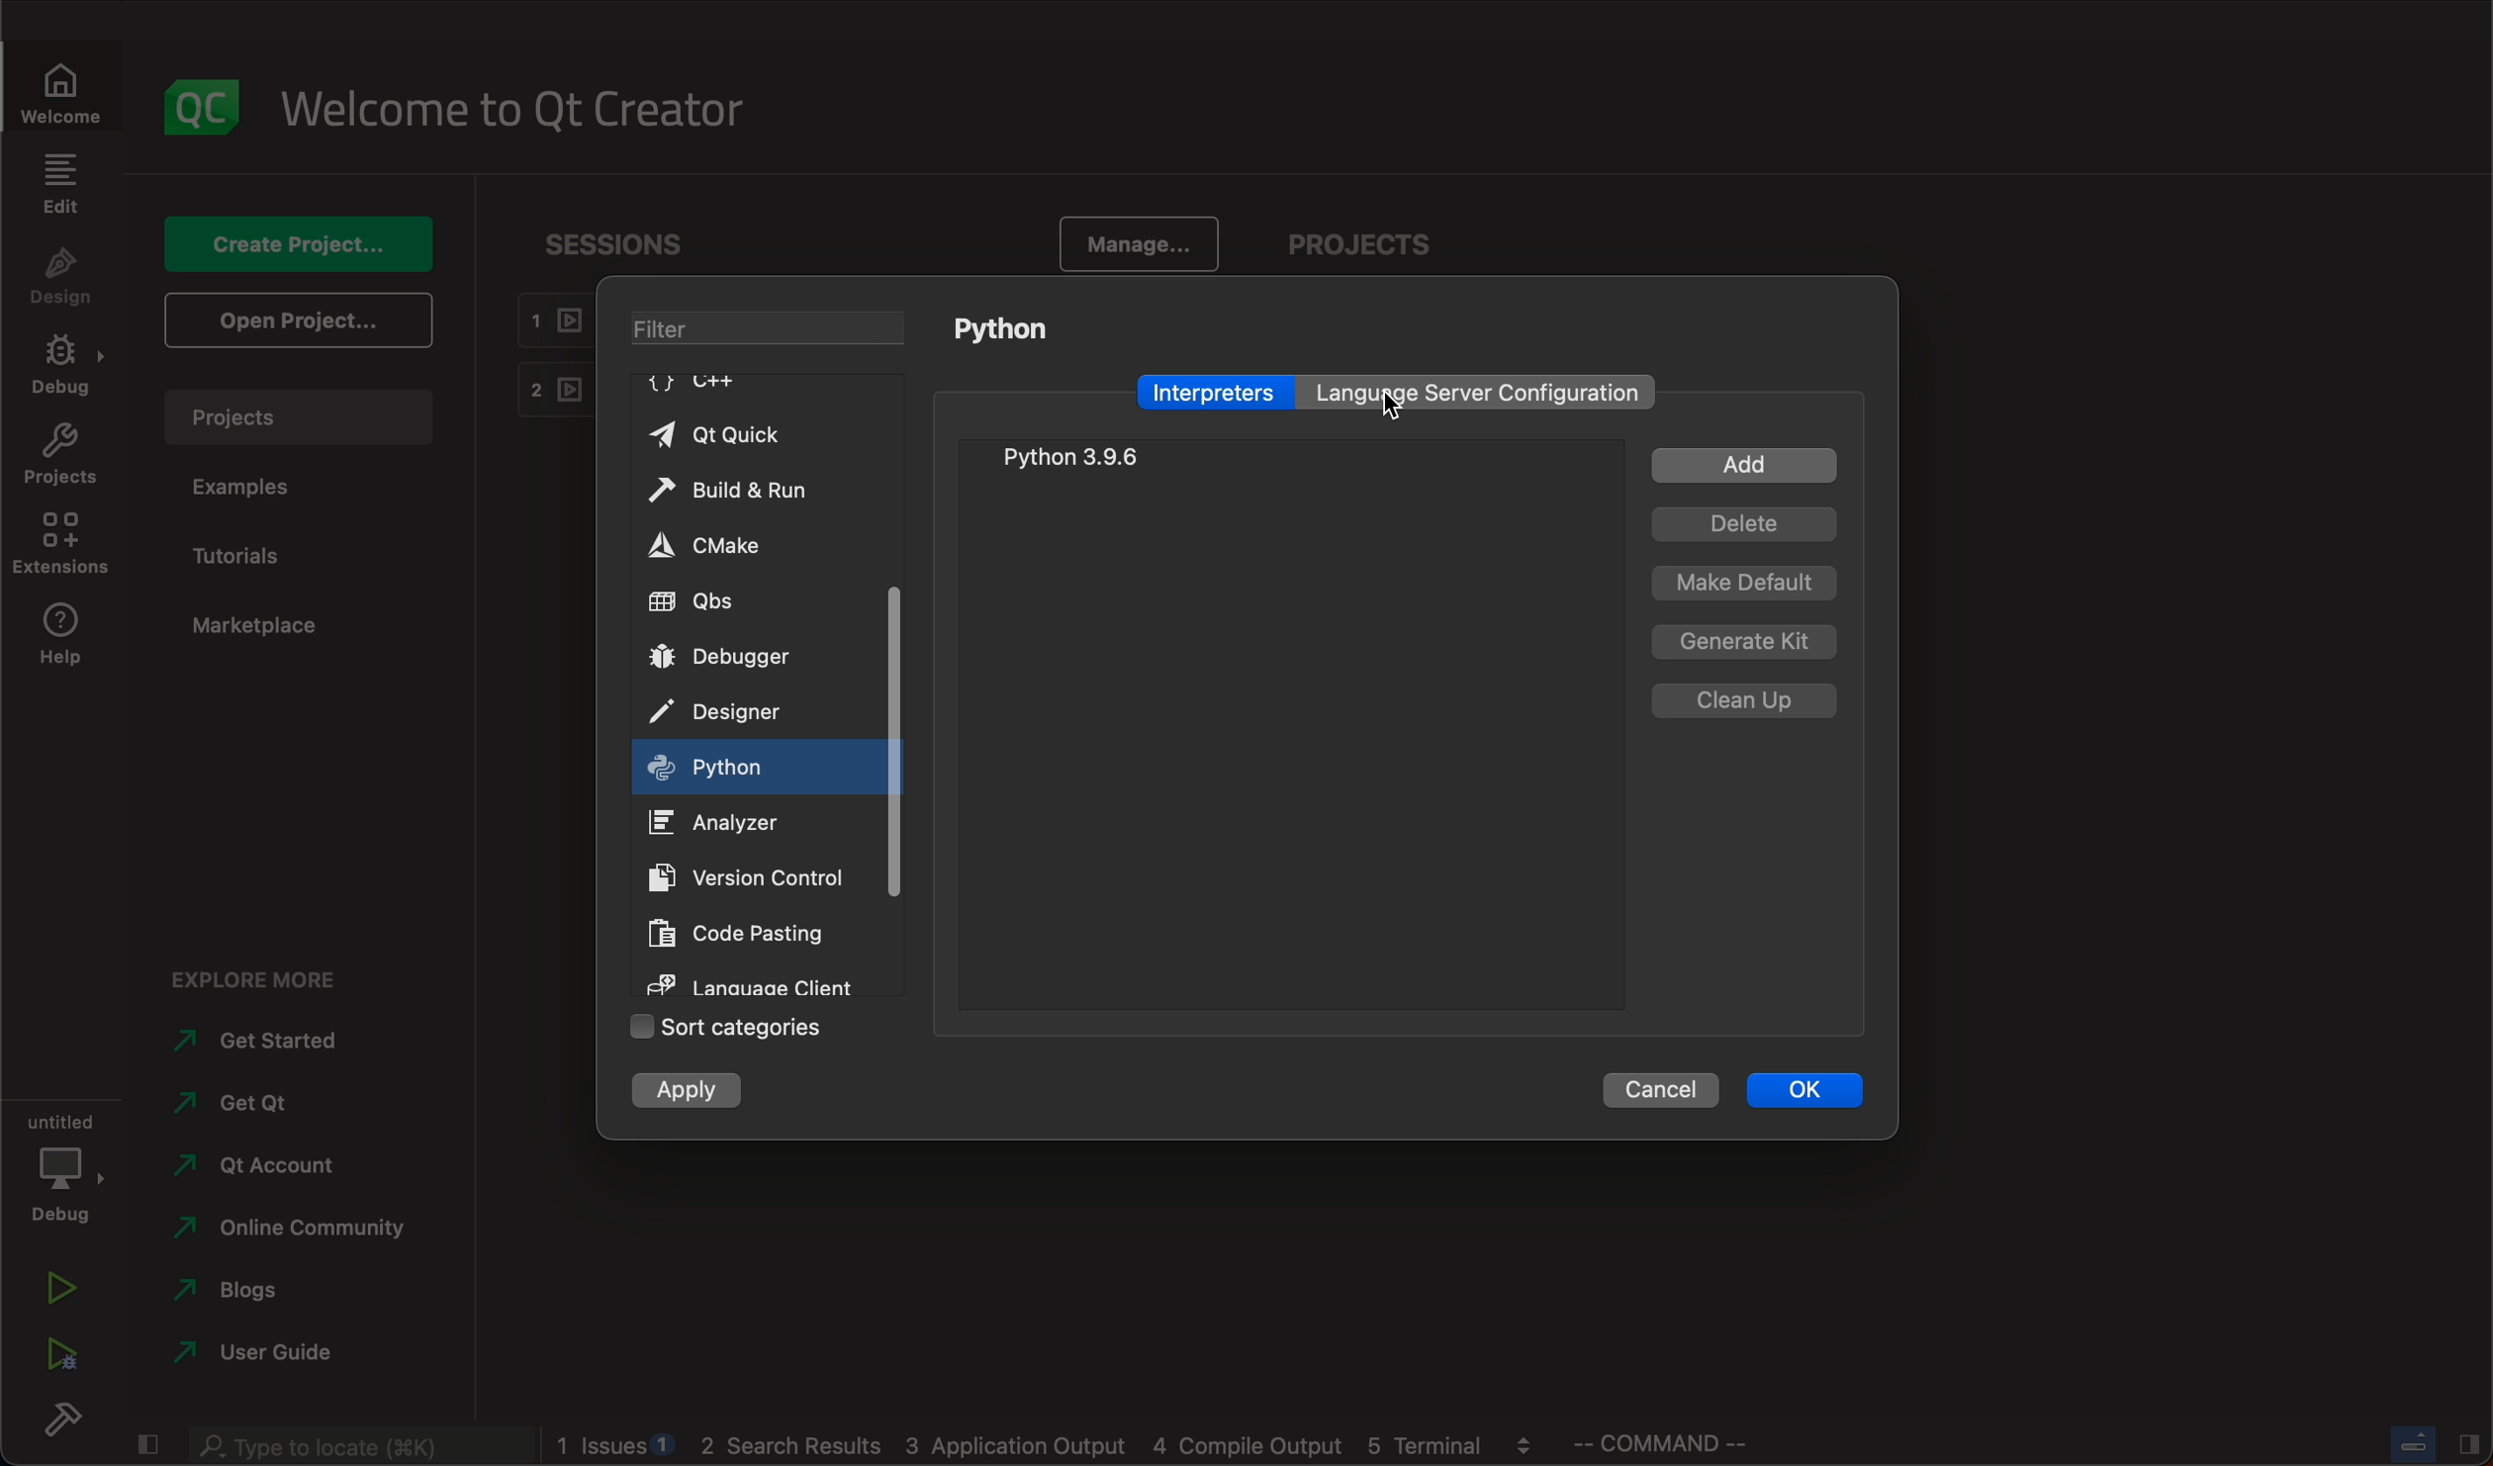 Image resolution: width=2493 pixels, height=1466 pixels. Describe the element at coordinates (747, 928) in the screenshot. I see `code ` at that location.